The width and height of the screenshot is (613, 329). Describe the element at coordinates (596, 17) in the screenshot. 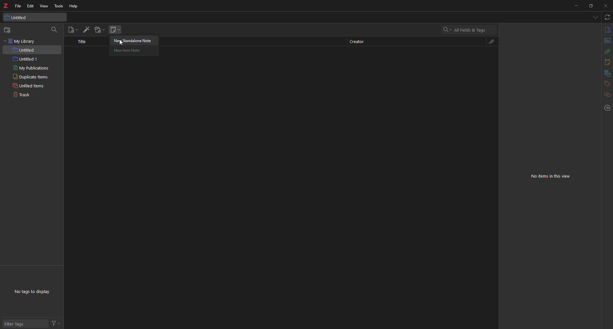

I see `tabs` at that location.